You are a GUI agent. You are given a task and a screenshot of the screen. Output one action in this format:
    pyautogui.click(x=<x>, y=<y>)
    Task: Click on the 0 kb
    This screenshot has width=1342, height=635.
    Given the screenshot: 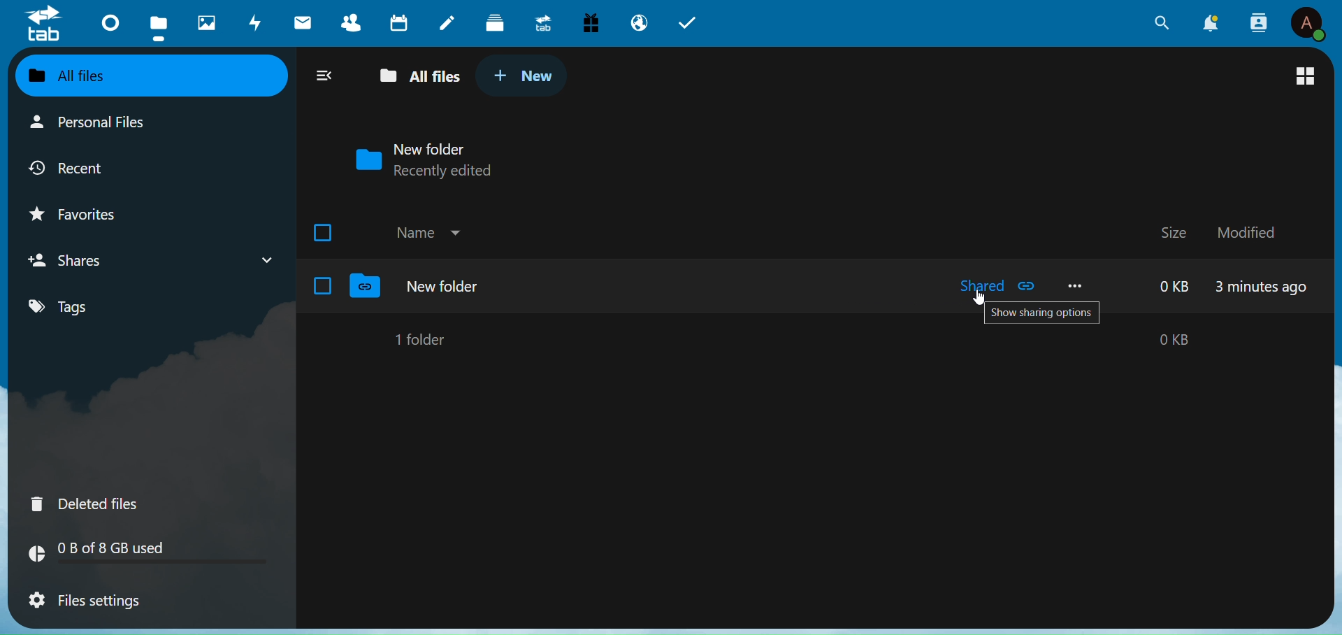 What is the action you would take?
    pyautogui.click(x=1141, y=340)
    